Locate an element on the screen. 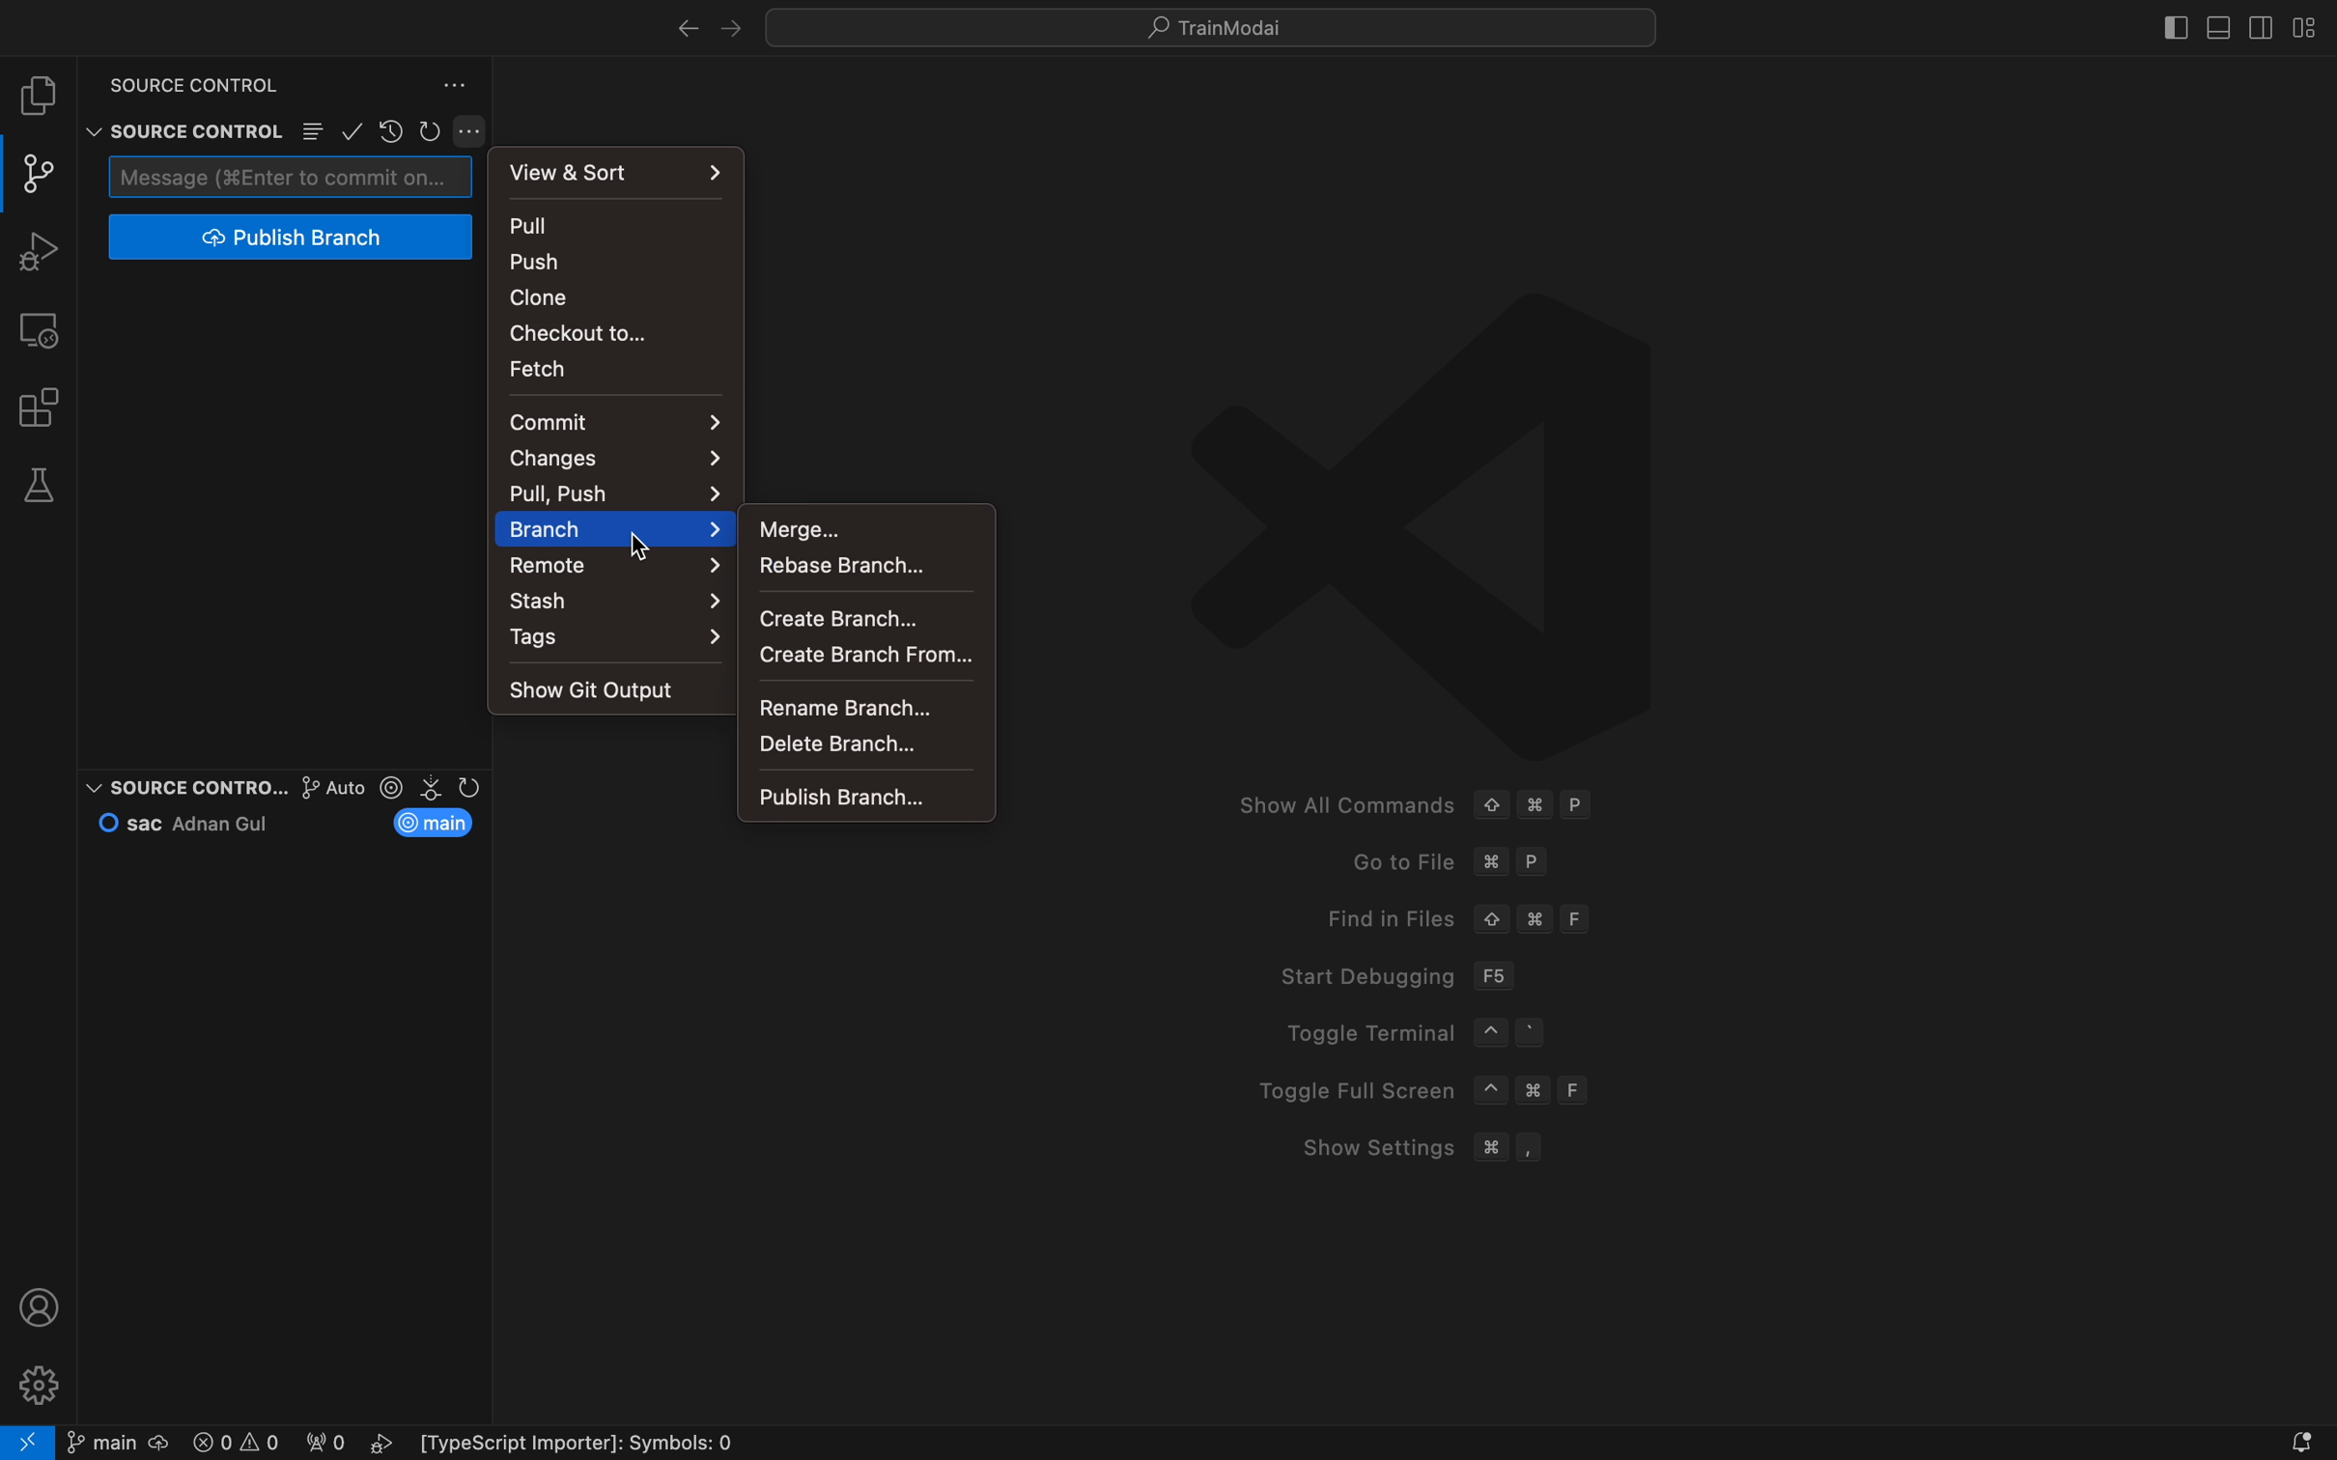 The height and width of the screenshot is (1460, 2337). graph is located at coordinates (310, 787).